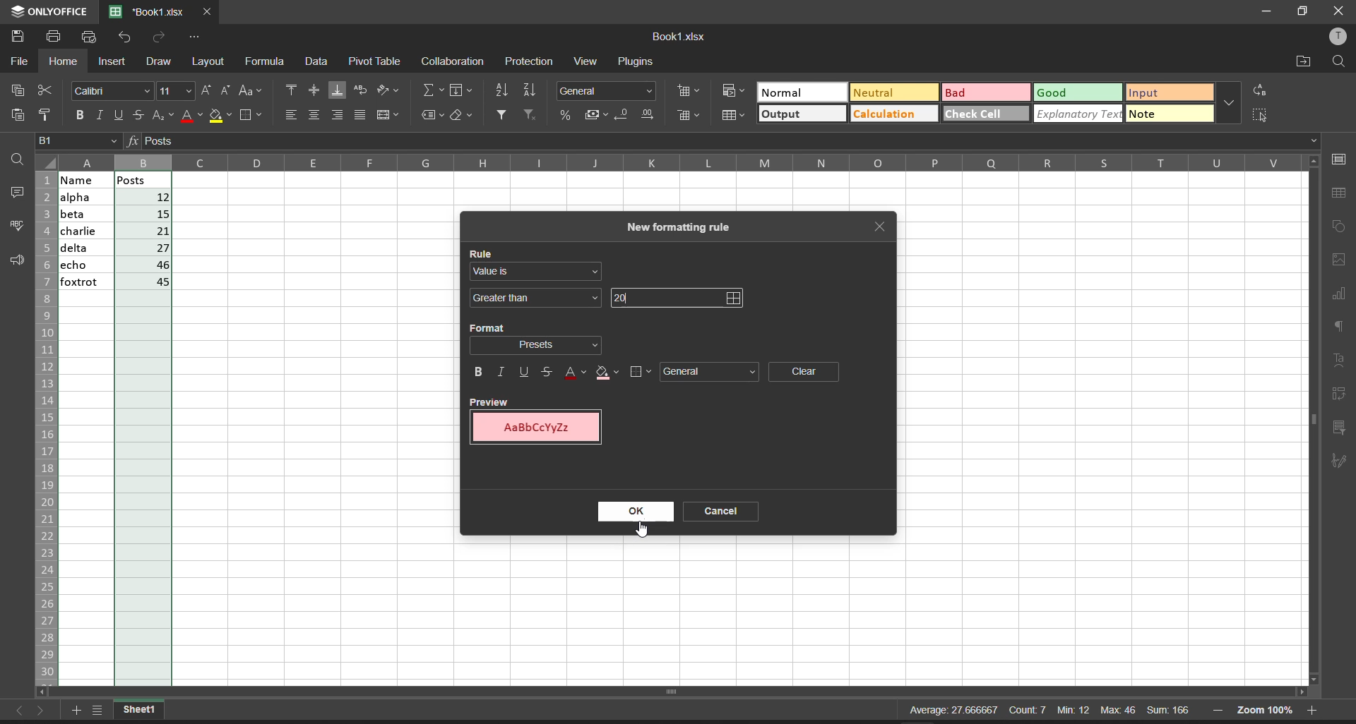 This screenshot has width=1356, height=724. Describe the element at coordinates (1319, 676) in the screenshot. I see `scroll down` at that location.